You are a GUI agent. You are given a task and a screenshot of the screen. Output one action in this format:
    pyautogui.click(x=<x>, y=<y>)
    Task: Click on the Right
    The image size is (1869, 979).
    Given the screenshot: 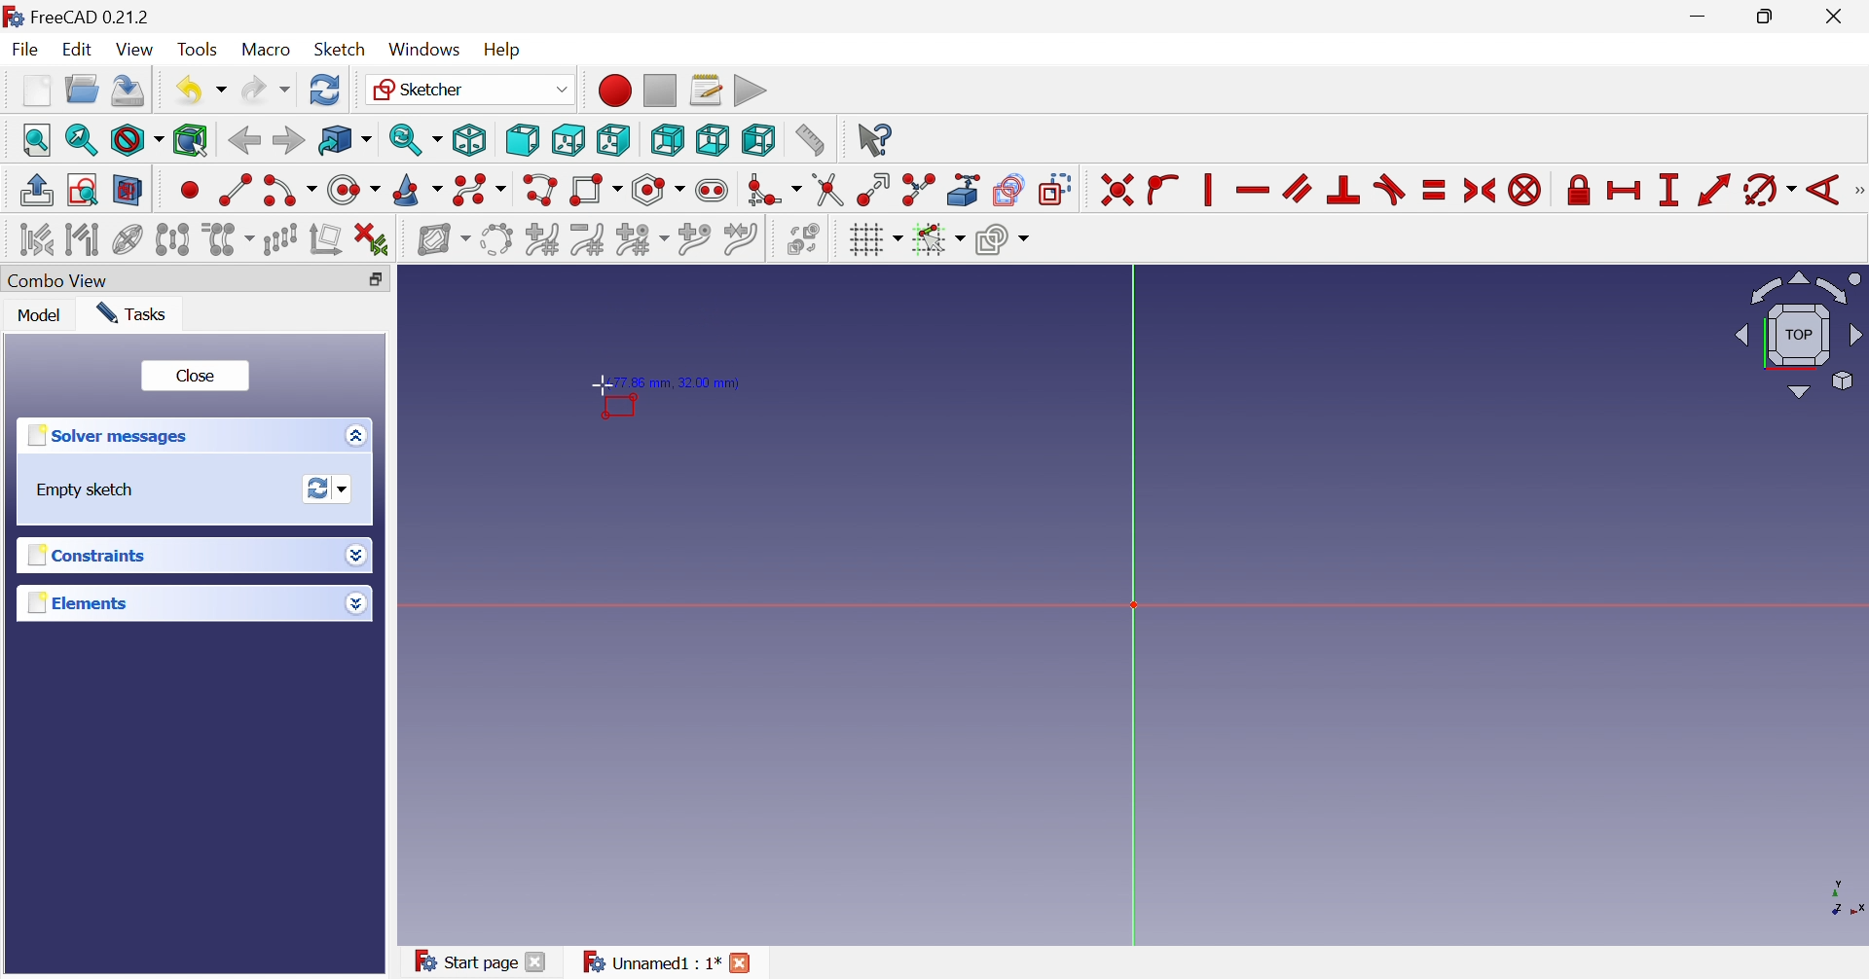 What is the action you would take?
    pyautogui.click(x=611, y=139)
    